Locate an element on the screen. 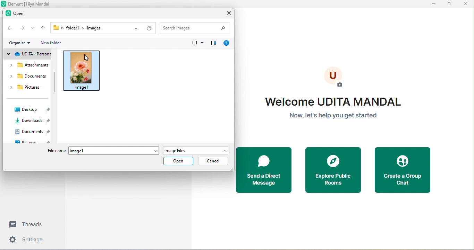 The height and width of the screenshot is (250, 474). new folder is located at coordinates (53, 44).